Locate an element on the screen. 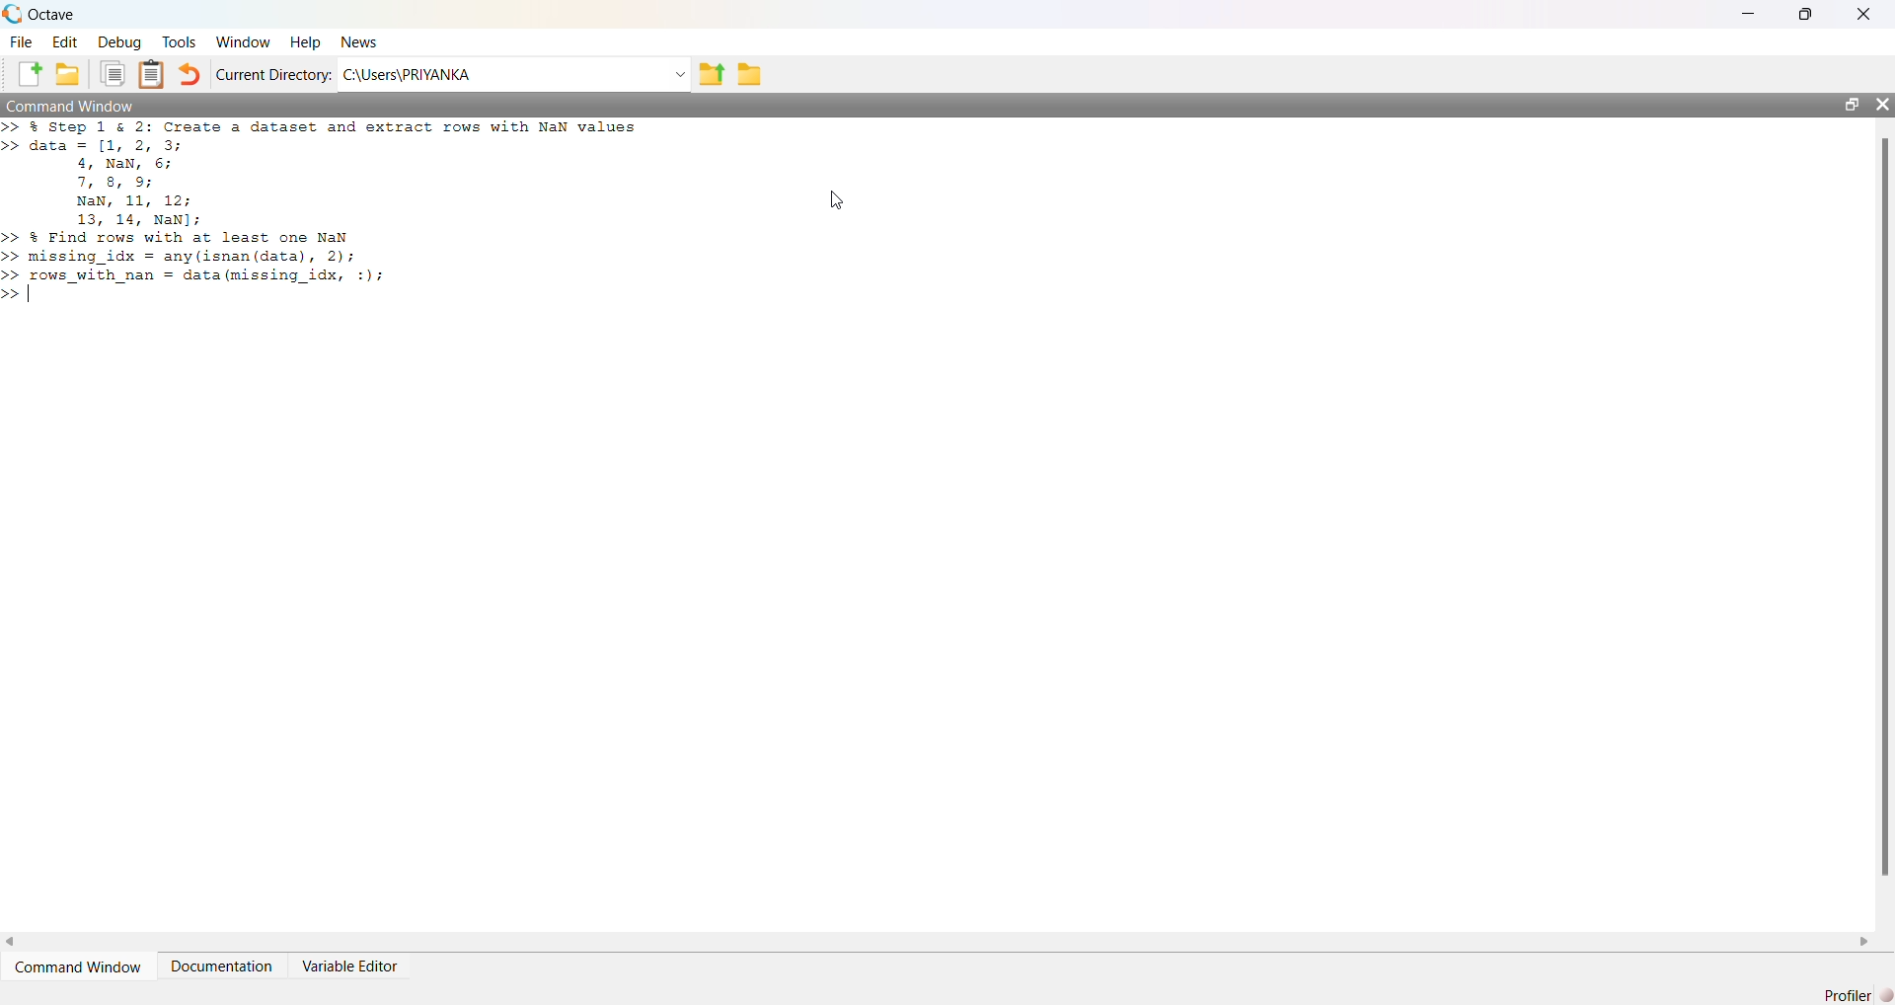 The width and height of the screenshot is (1895, 1005). scroll right is located at coordinates (1864, 943).